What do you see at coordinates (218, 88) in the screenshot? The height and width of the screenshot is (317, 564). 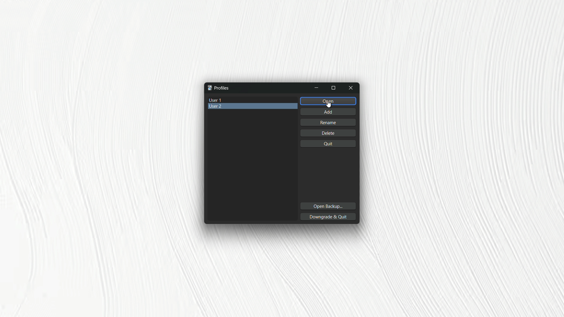 I see `Profiles` at bounding box center [218, 88].